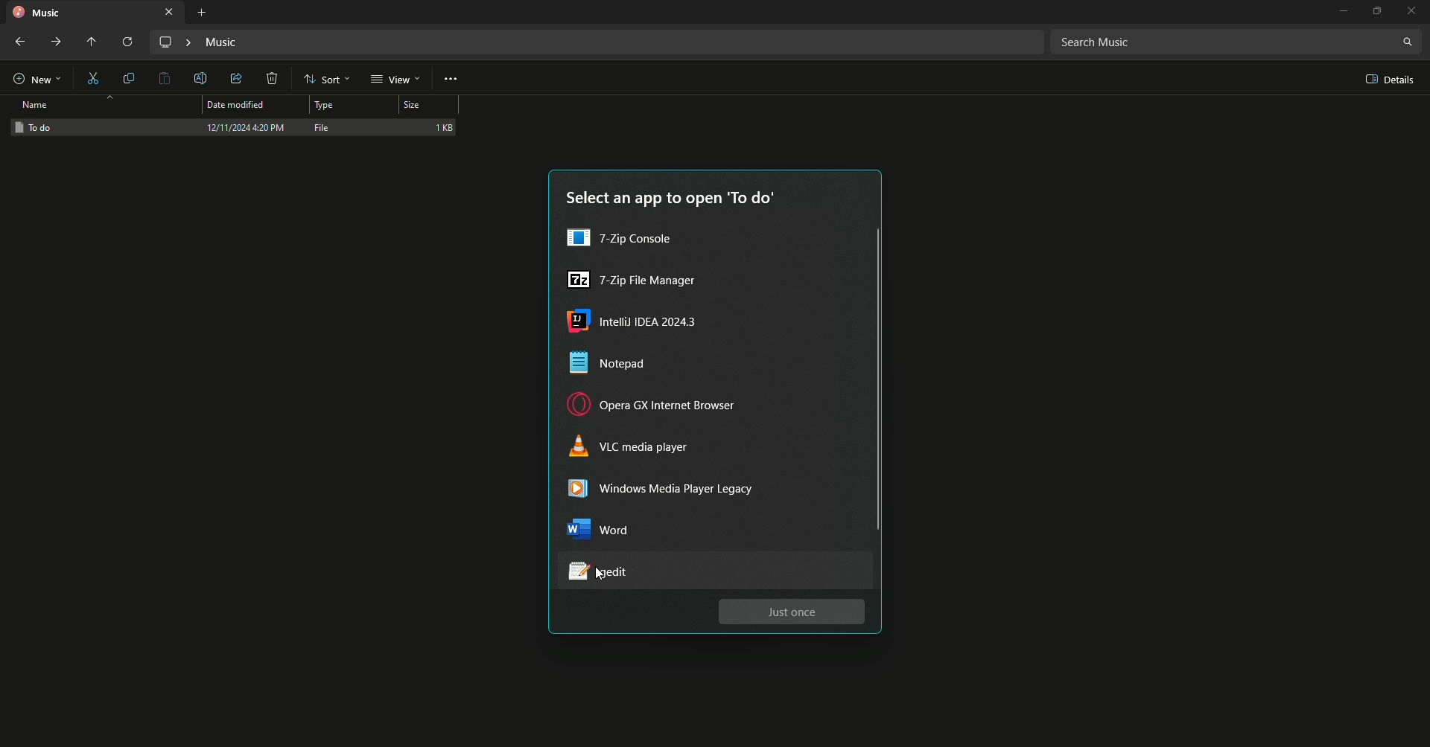 The height and width of the screenshot is (747, 1430). I want to click on Date modified, so click(239, 104).